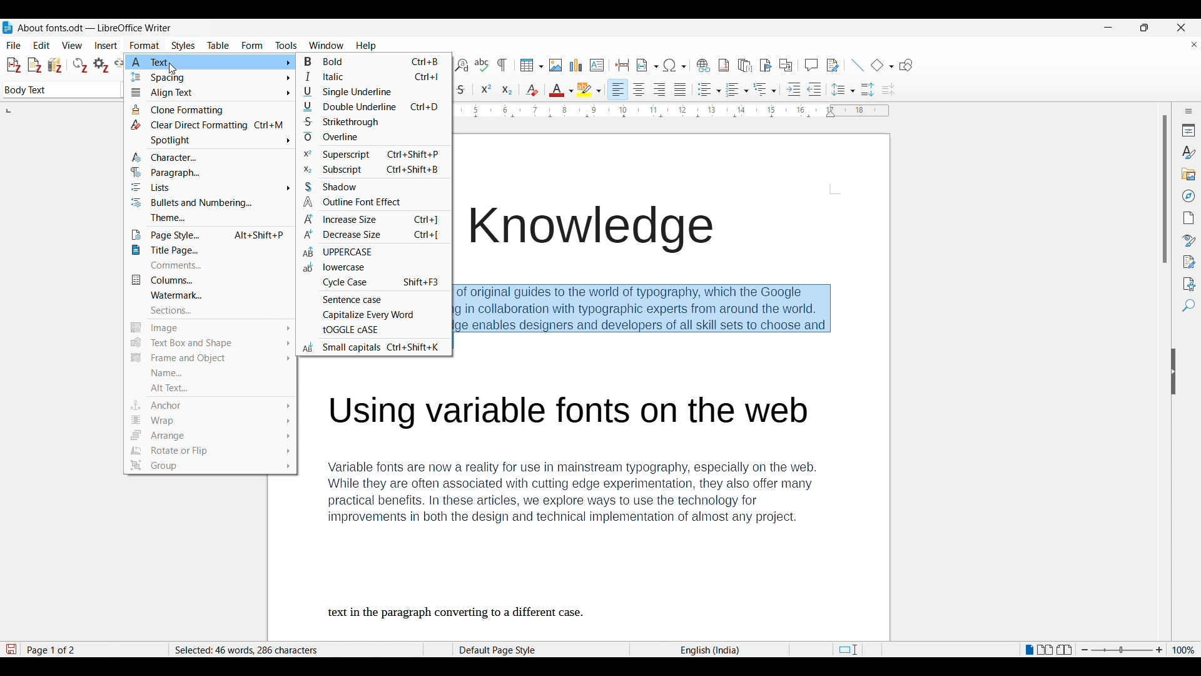  I want to click on Variable fonts are now a reality for use in mainstream typography, especially on the web.
While they are often associated with cutting edge experimentation, they also offer many
practical benefits. In these articles, we explore ways to use the technology for
improvements in both the design and technical implementation of almost any project.
text in the paragraph converting to a different case., so click(587, 507).